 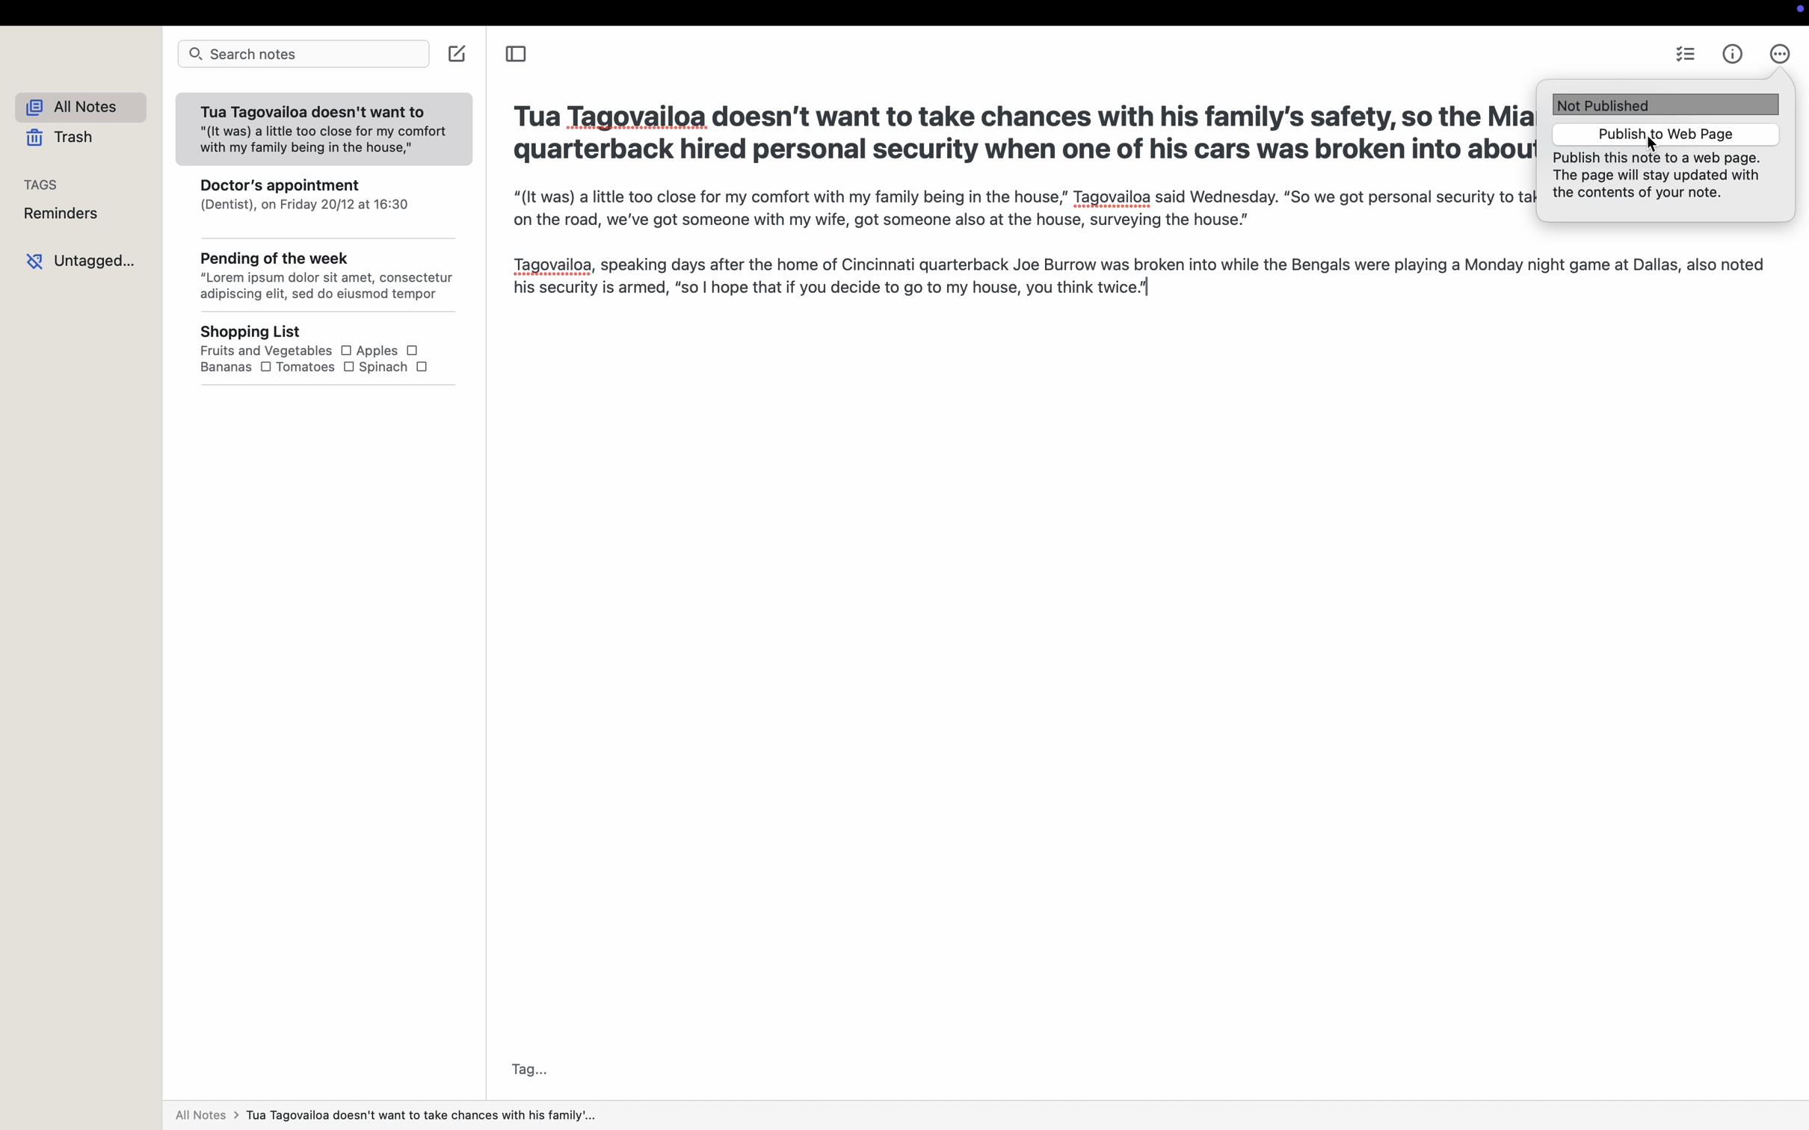 What do you see at coordinates (321, 131) in the screenshot?
I see `Tua Tagovailoa doesn't want to
"(It was) a little too close for my comfort
with my family being in the house,"` at bounding box center [321, 131].